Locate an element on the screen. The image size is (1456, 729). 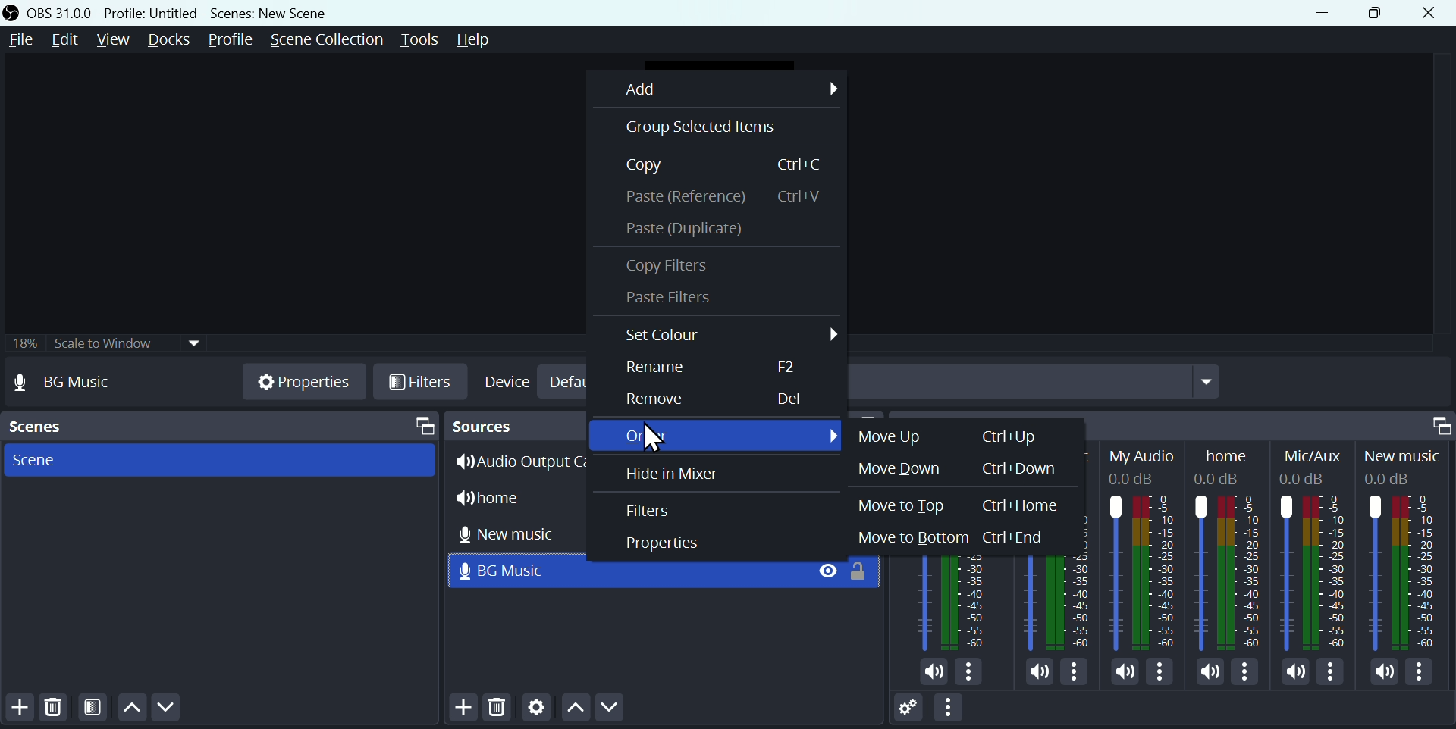
Properties is located at coordinates (306, 380).